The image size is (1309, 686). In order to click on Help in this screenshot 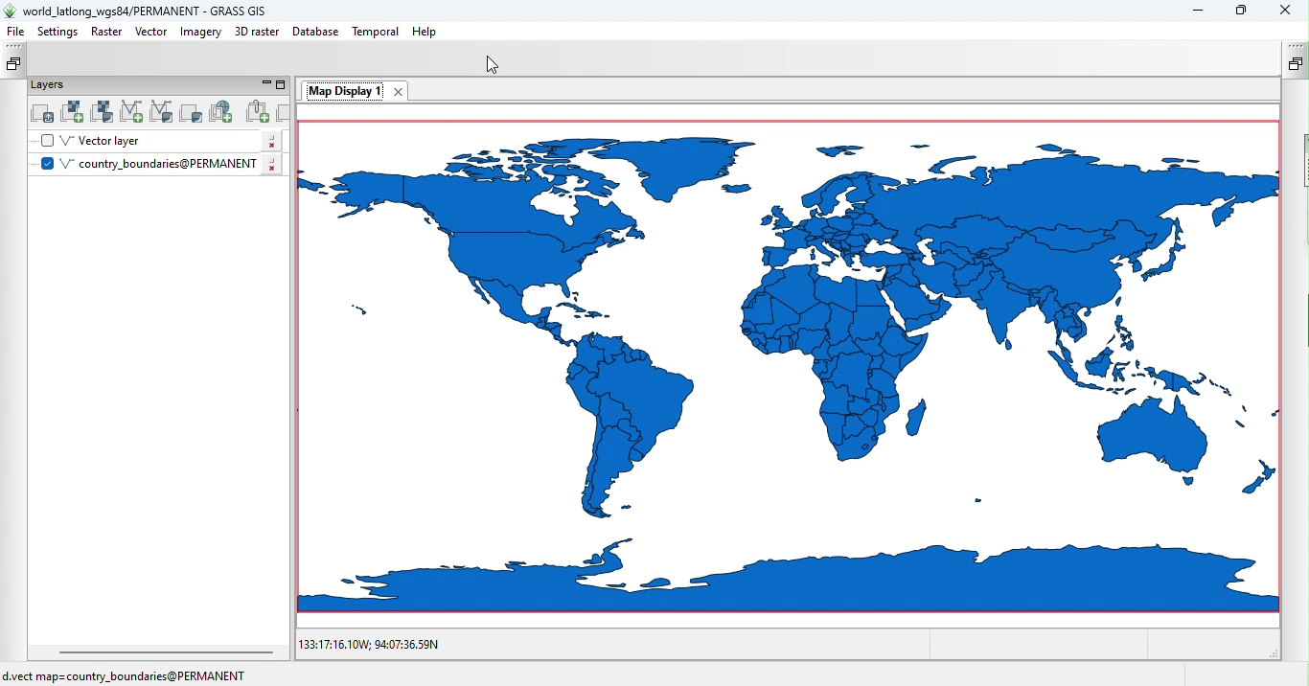, I will do `click(426, 34)`.